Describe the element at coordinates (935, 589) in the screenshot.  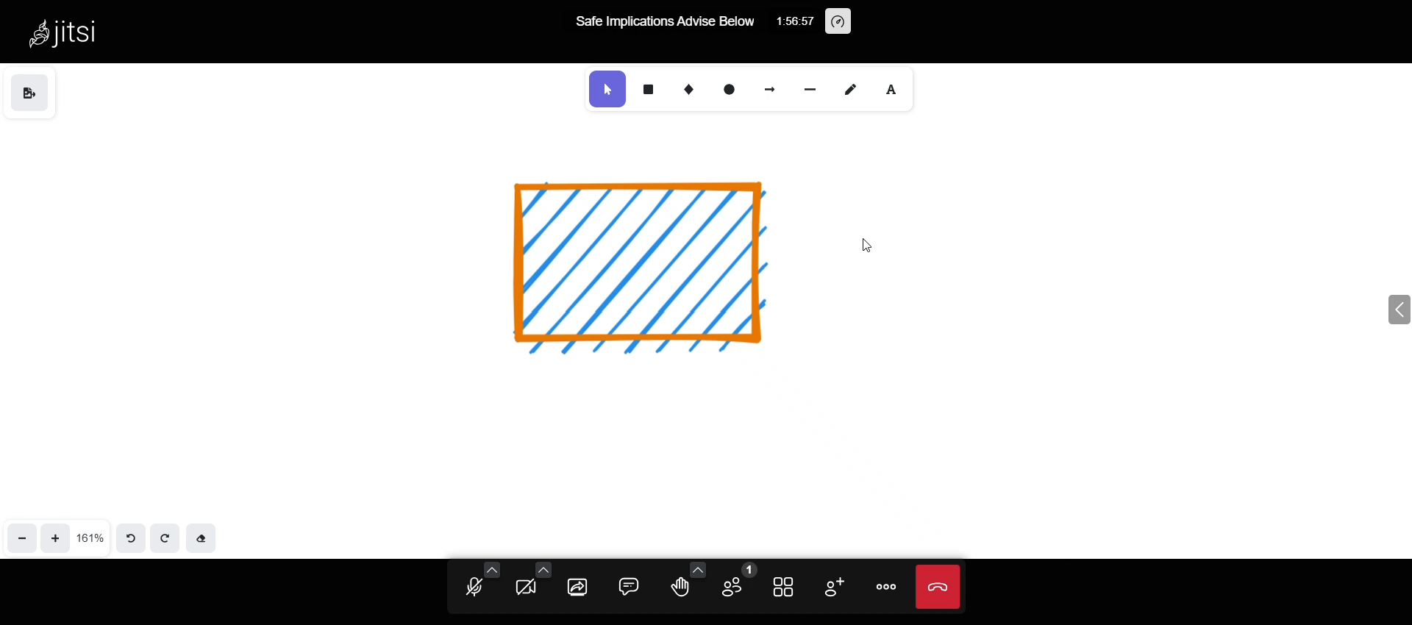
I see `end call` at that location.